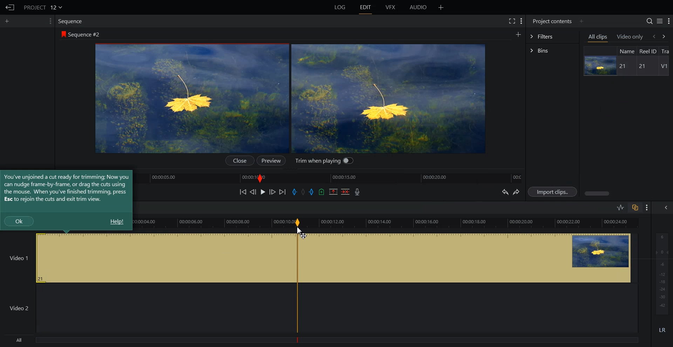 Image resolution: width=673 pixels, height=347 pixels. I want to click on Video only, so click(630, 37).